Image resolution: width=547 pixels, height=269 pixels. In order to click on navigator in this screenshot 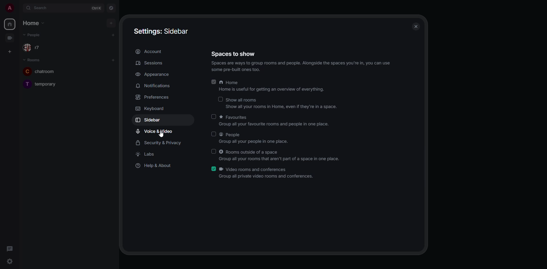, I will do `click(112, 8)`.